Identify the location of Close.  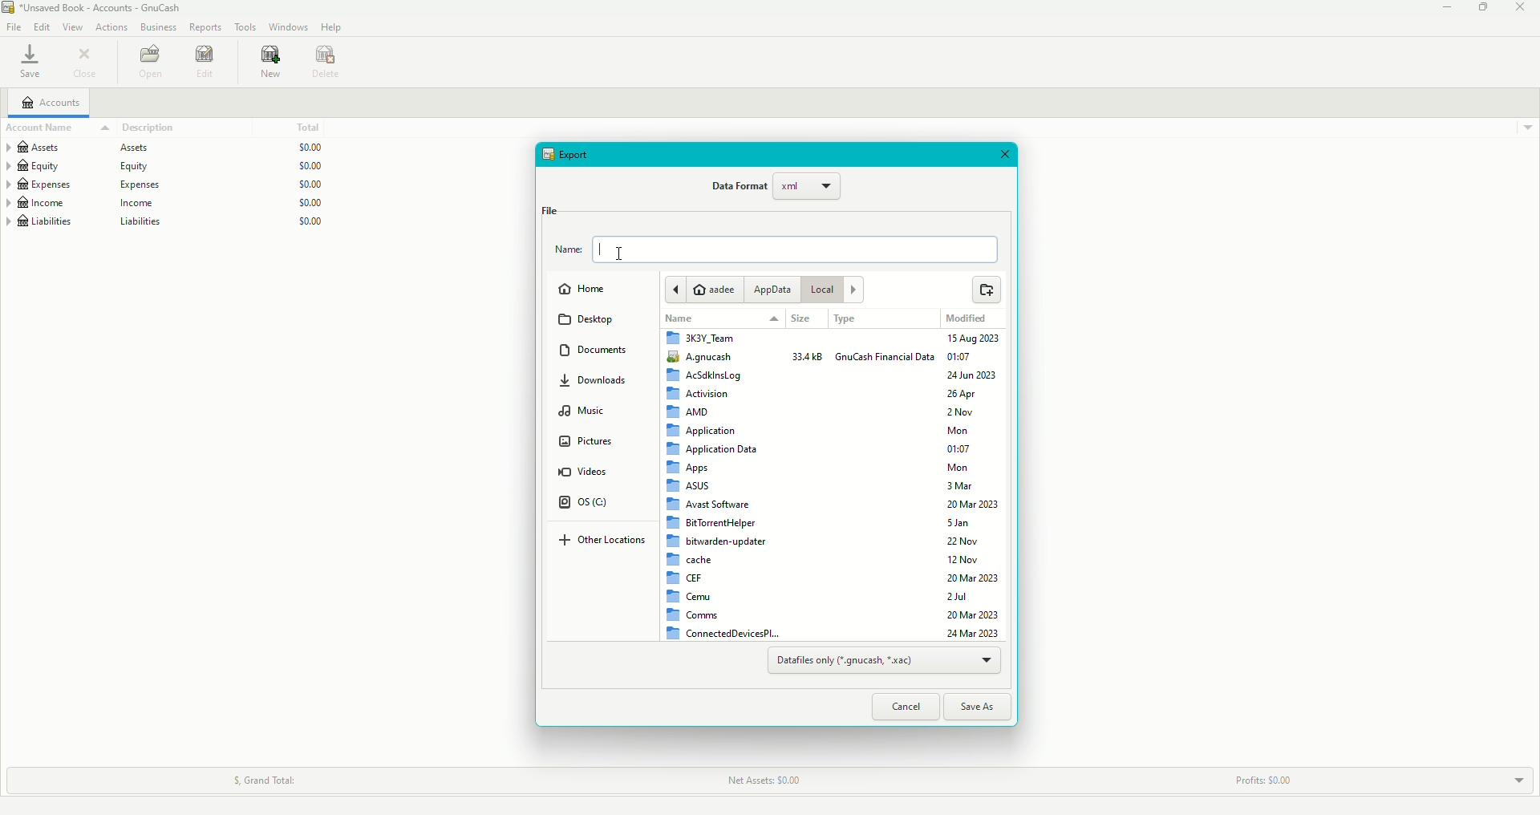
(1009, 156).